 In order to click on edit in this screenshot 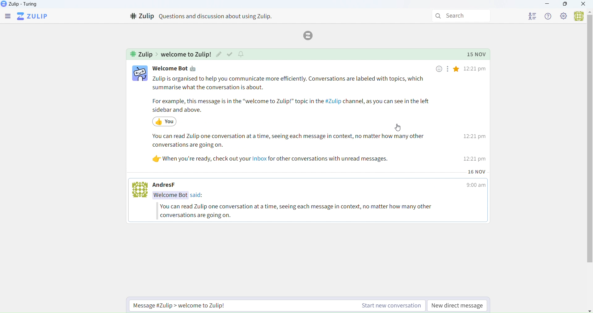, I will do `click(219, 55)`.